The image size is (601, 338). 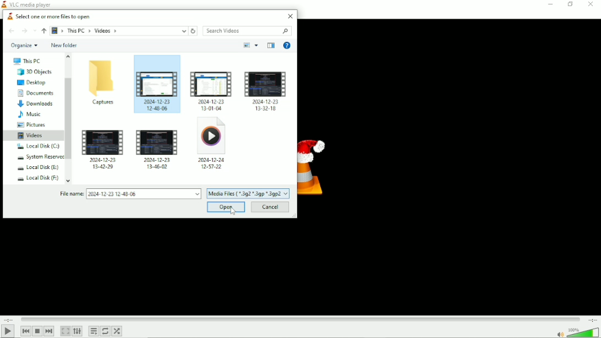 I want to click on Location, so click(x=119, y=30).